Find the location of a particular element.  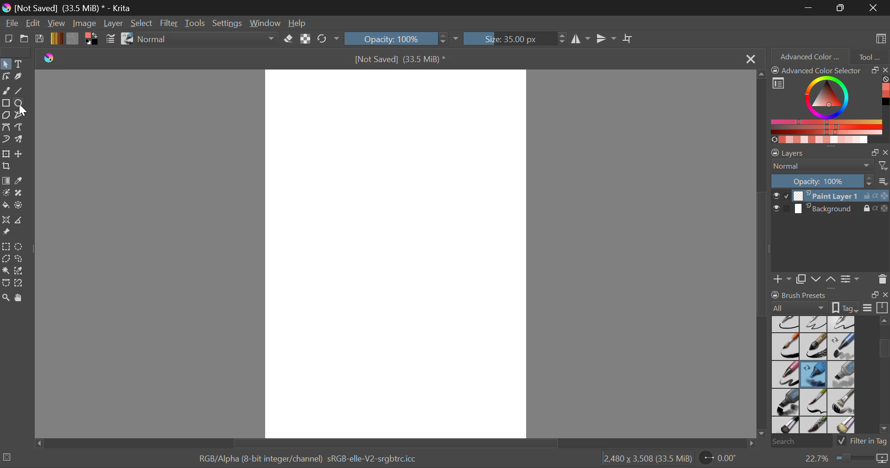

Marker Plain is located at coordinates (785, 403).